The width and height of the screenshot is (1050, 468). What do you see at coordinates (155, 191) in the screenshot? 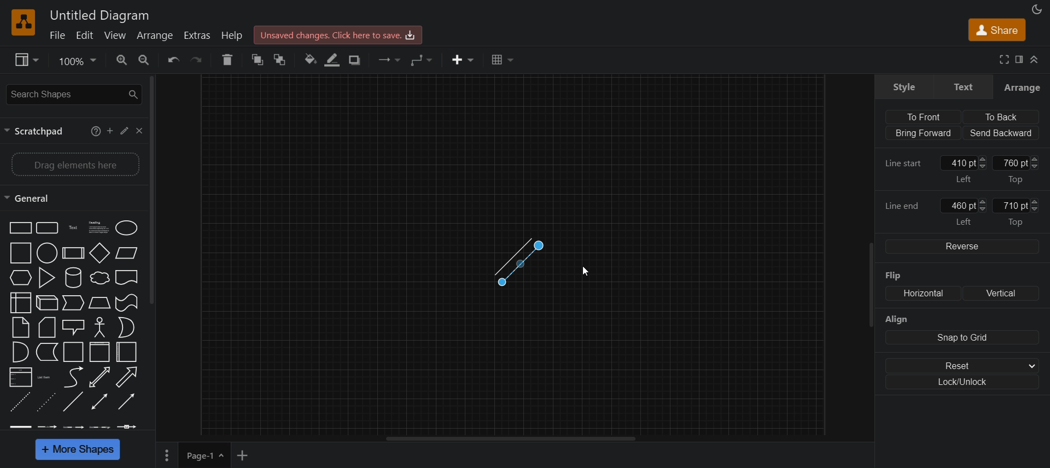
I see `vertical scroll bar` at bounding box center [155, 191].